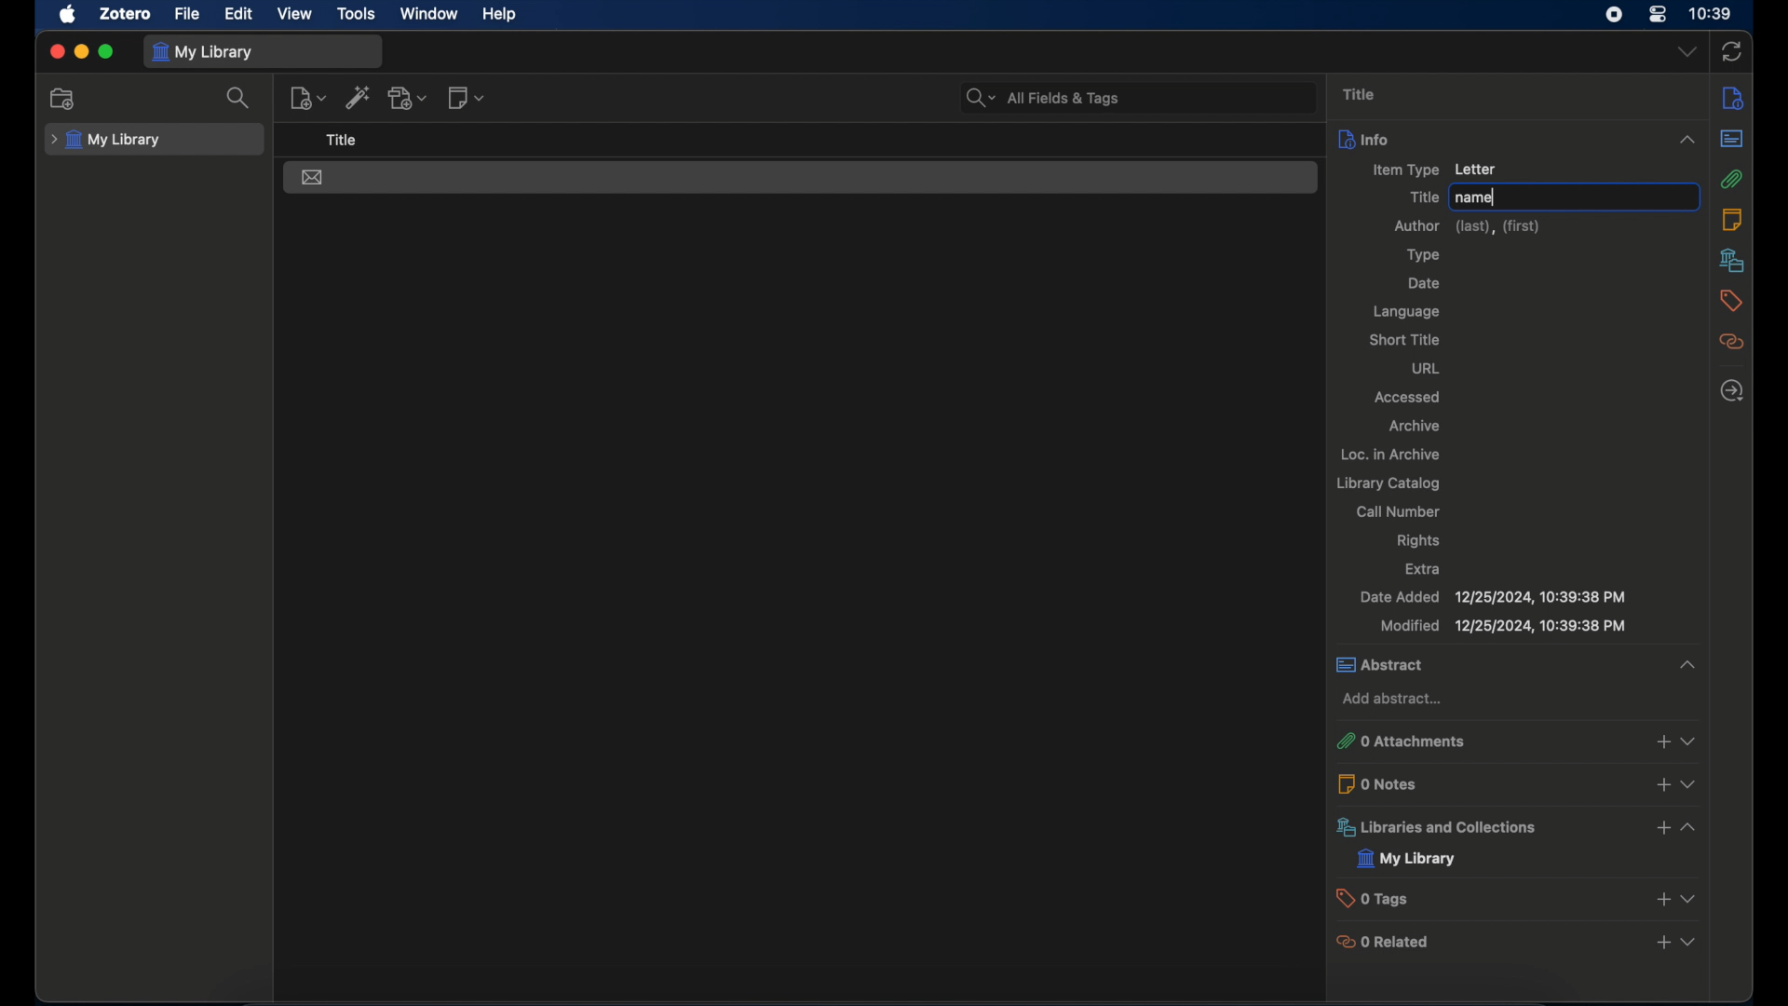 This screenshot has height=1006, width=1788. I want to click on sync, so click(1733, 51).